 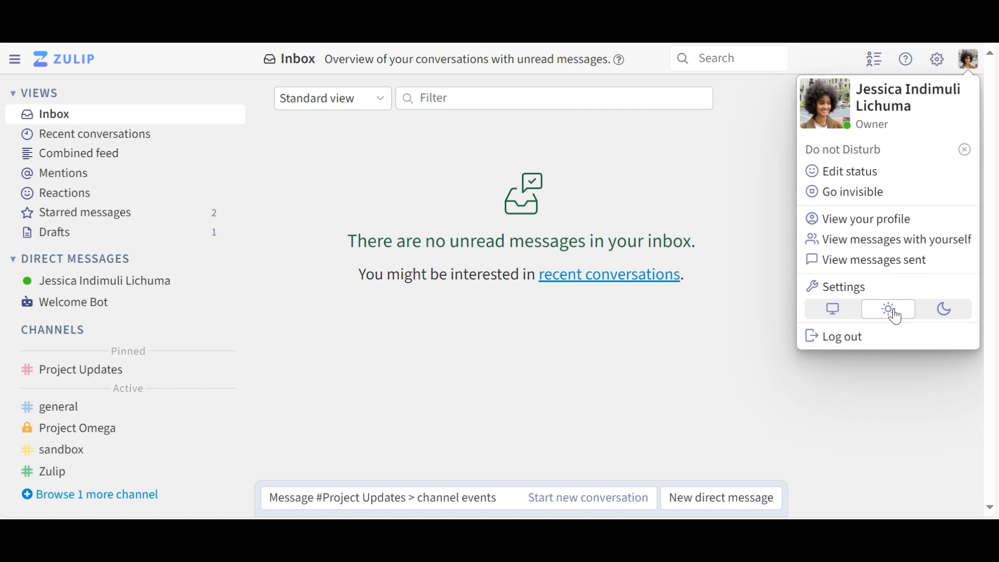 What do you see at coordinates (379, 499) in the screenshot?
I see `Message #Project Updates > channel events` at bounding box center [379, 499].